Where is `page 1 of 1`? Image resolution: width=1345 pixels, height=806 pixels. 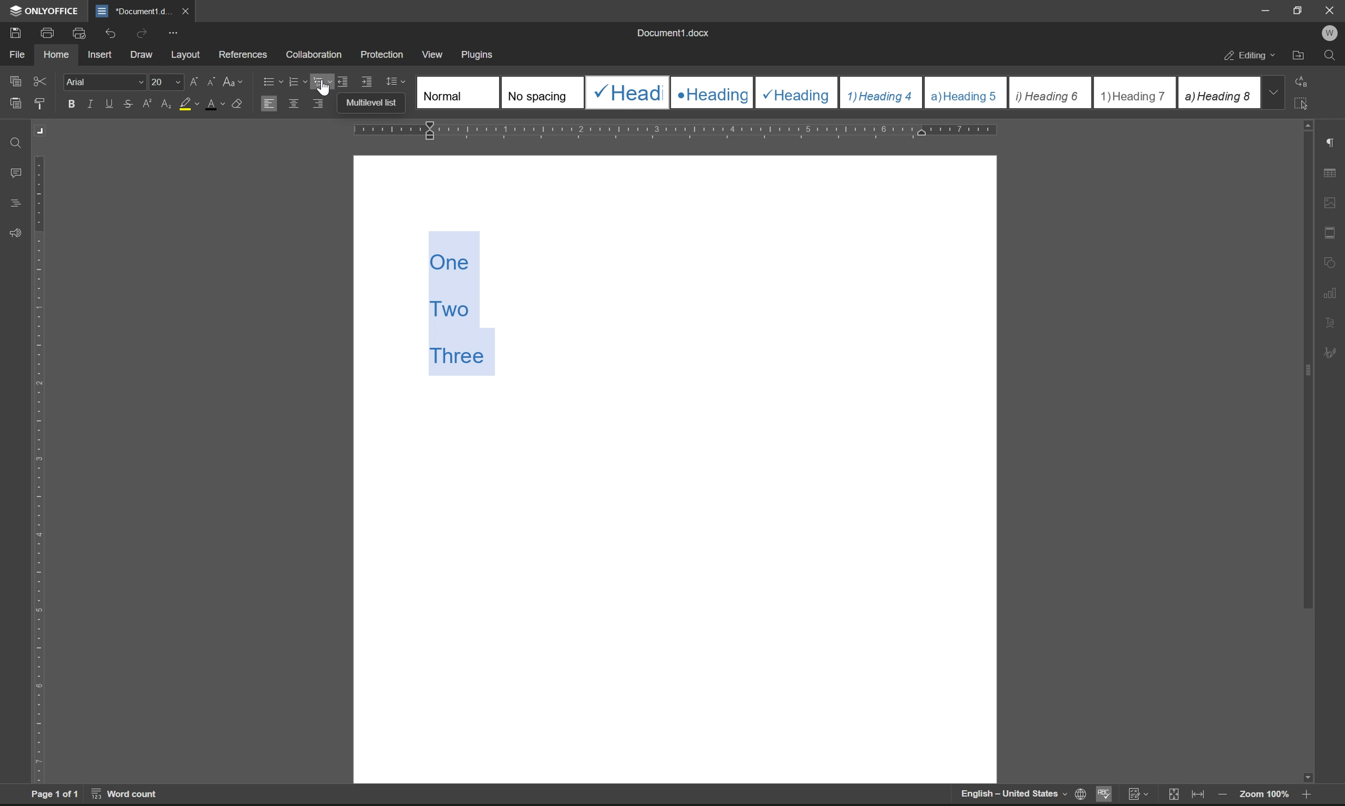
page 1 of 1 is located at coordinates (55, 794).